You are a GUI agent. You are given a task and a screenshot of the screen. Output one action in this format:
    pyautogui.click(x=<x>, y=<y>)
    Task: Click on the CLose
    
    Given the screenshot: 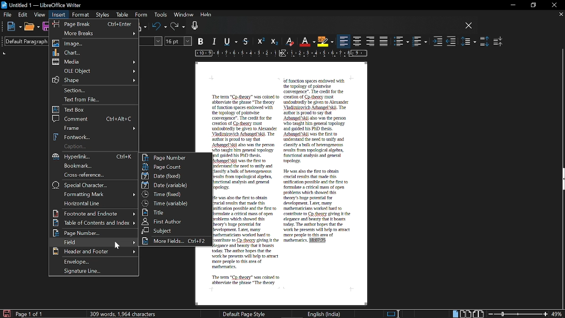 What is the action you would take?
    pyautogui.click(x=469, y=26)
    